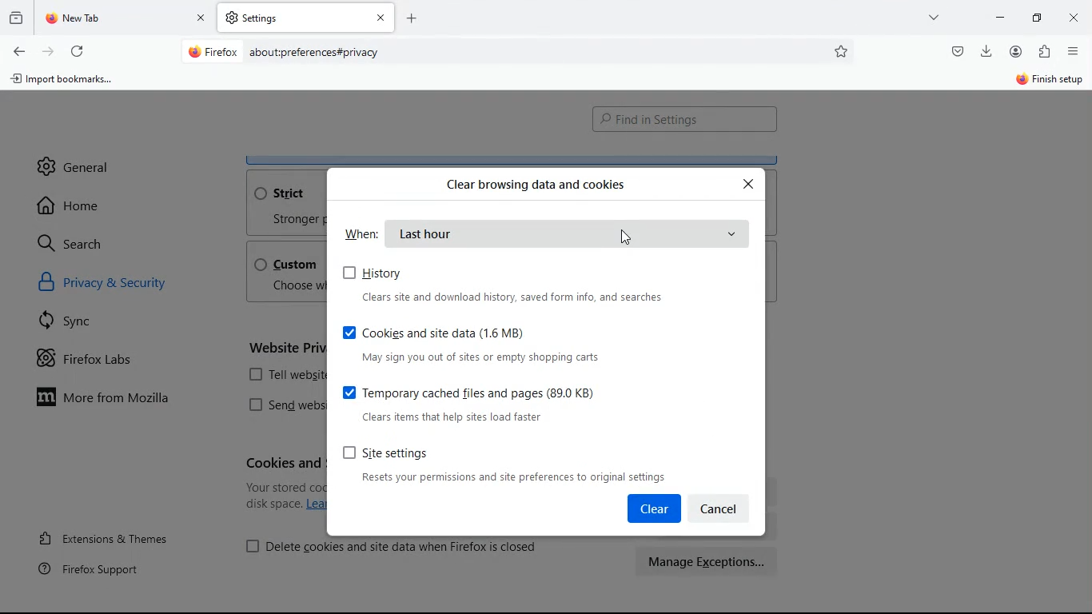 The width and height of the screenshot is (1092, 614). I want to click on firefox labs, so click(101, 362).